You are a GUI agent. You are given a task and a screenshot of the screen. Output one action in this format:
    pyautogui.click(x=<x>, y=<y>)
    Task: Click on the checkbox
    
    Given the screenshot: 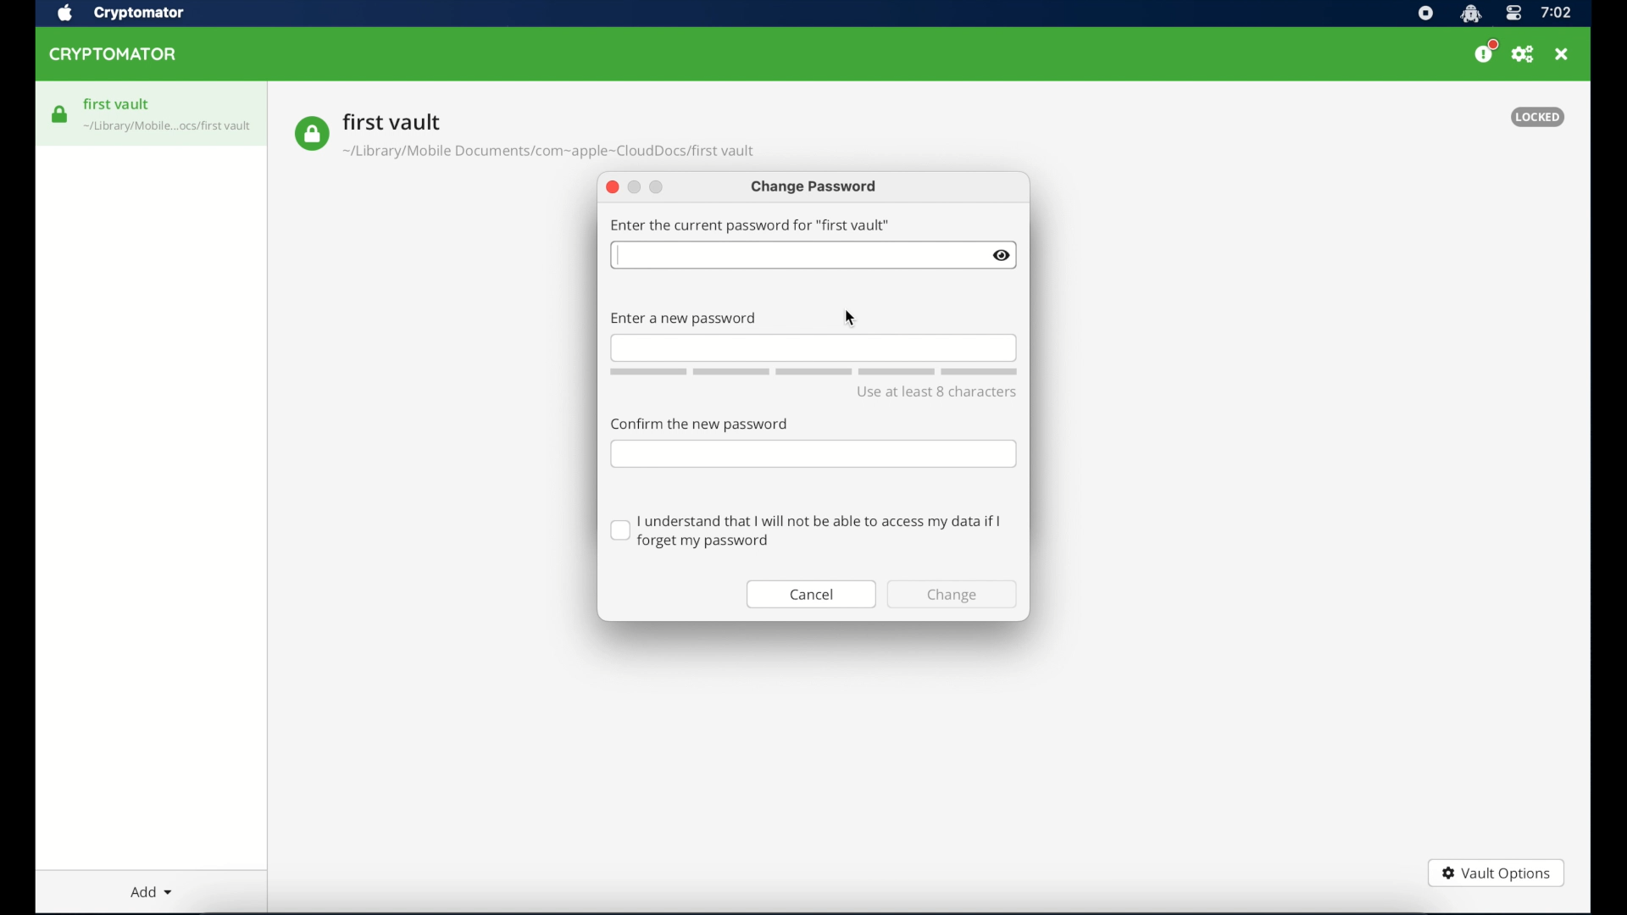 What is the action you would take?
    pyautogui.click(x=808, y=531)
    